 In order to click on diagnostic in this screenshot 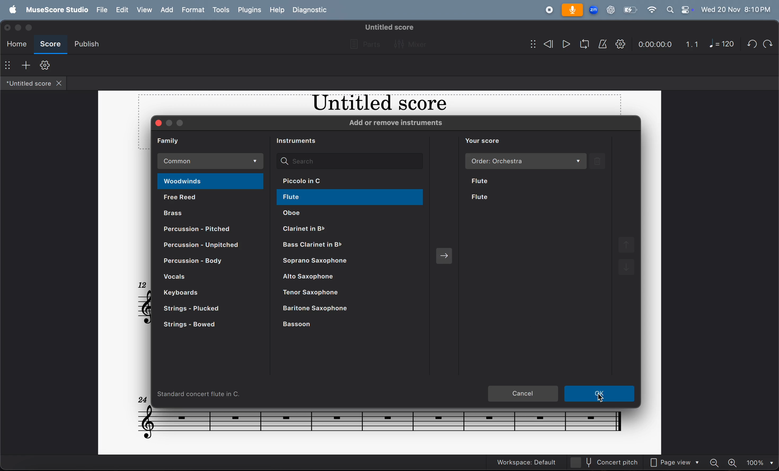, I will do `click(311, 12)`.